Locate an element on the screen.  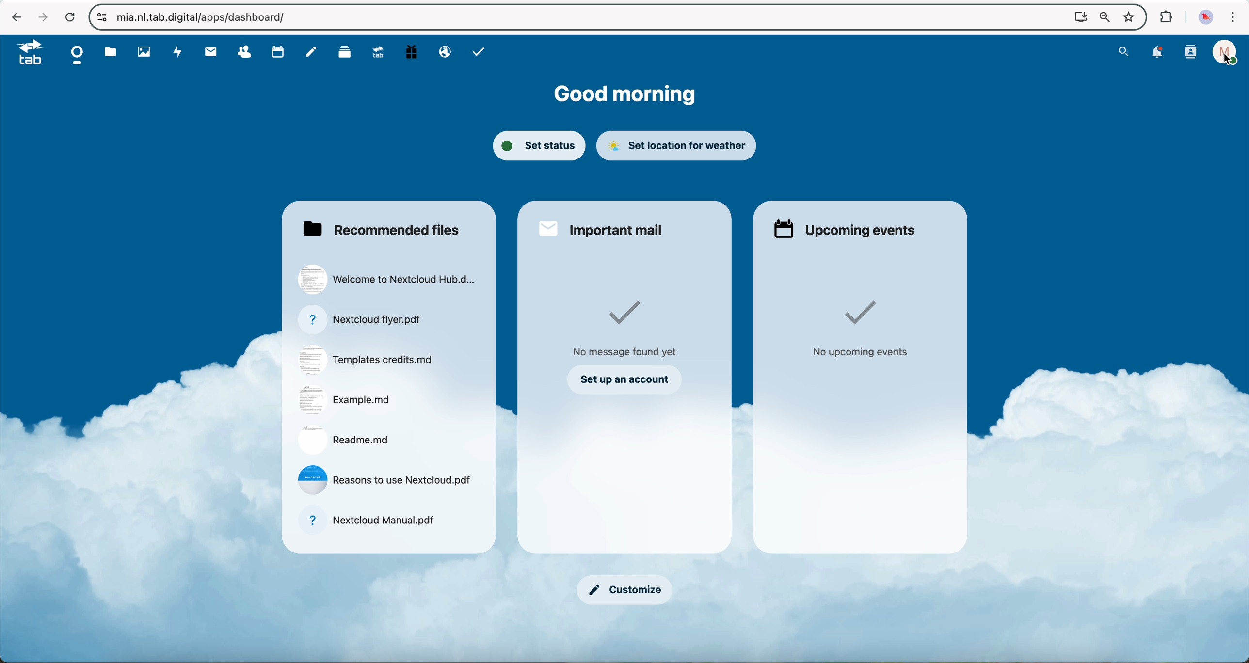
file is located at coordinates (343, 440).